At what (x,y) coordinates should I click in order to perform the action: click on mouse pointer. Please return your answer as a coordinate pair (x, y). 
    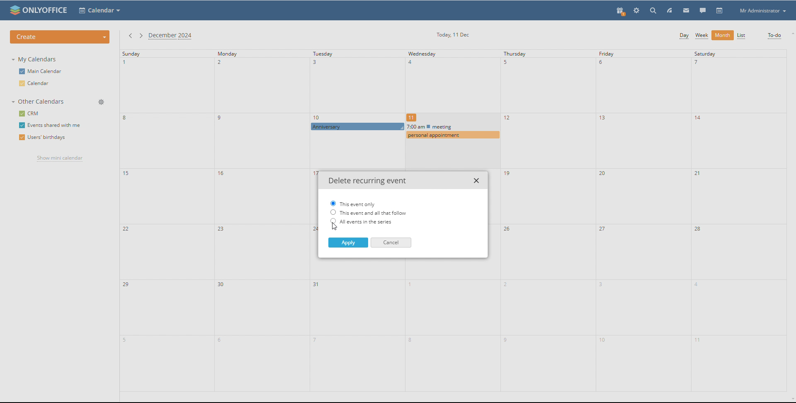
    Looking at the image, I should click on (336, 227).